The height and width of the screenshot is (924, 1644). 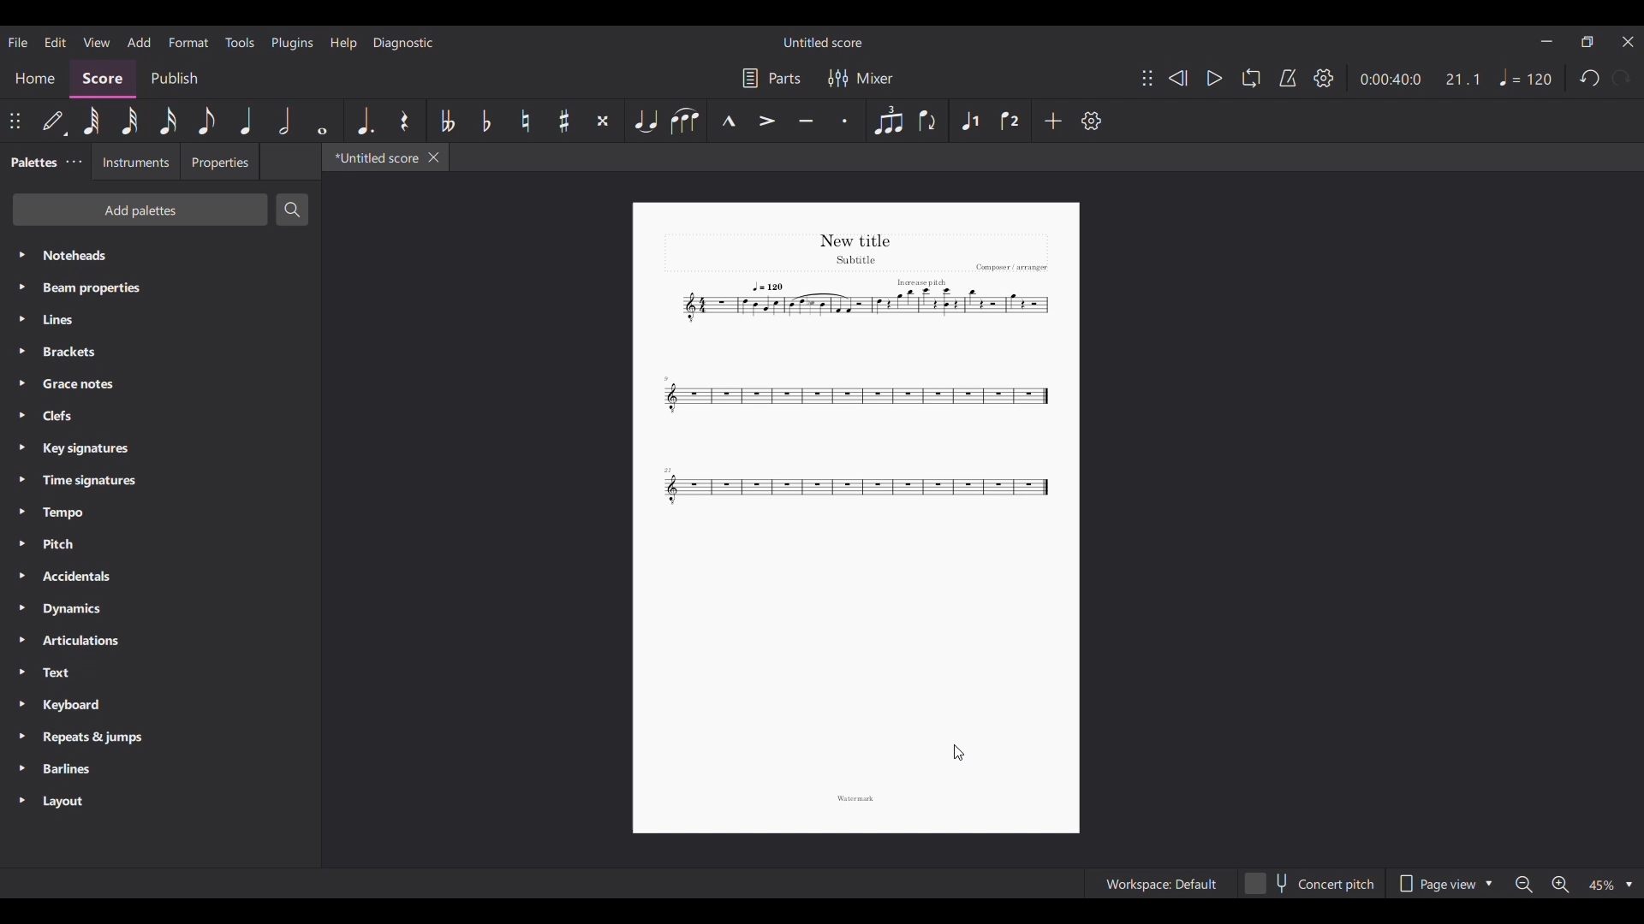 What do you see at coordinates (34, 80) in the screenshot?
I see `Home section` at bounding box center [34, 80].